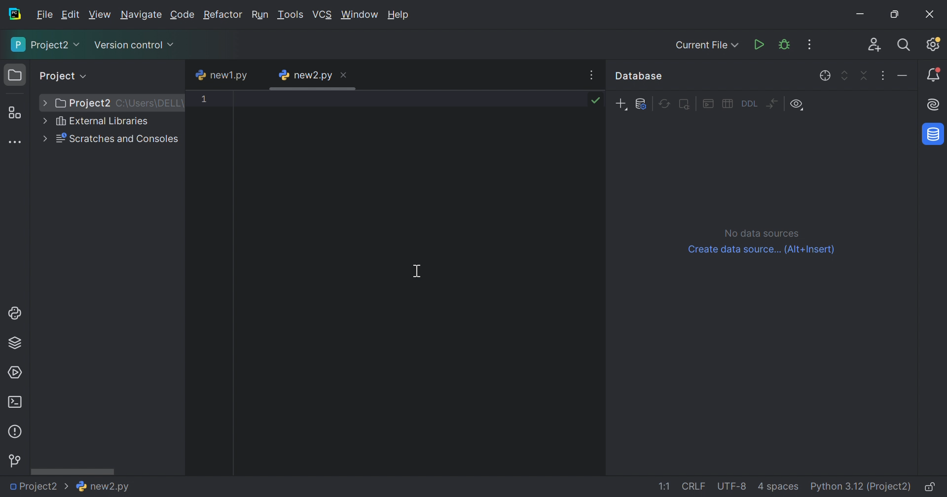  What do you see at coordinates (44, 139) in the screenshot?
I see `More` at bounding box center [44, 139].